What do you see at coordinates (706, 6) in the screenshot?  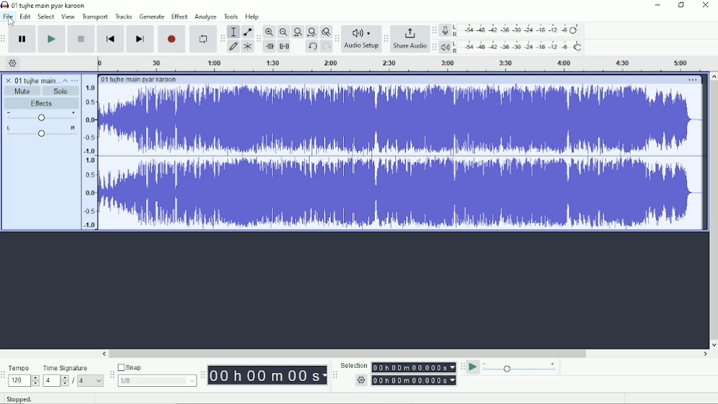 I see `Close` at bounding box center [706, 6].